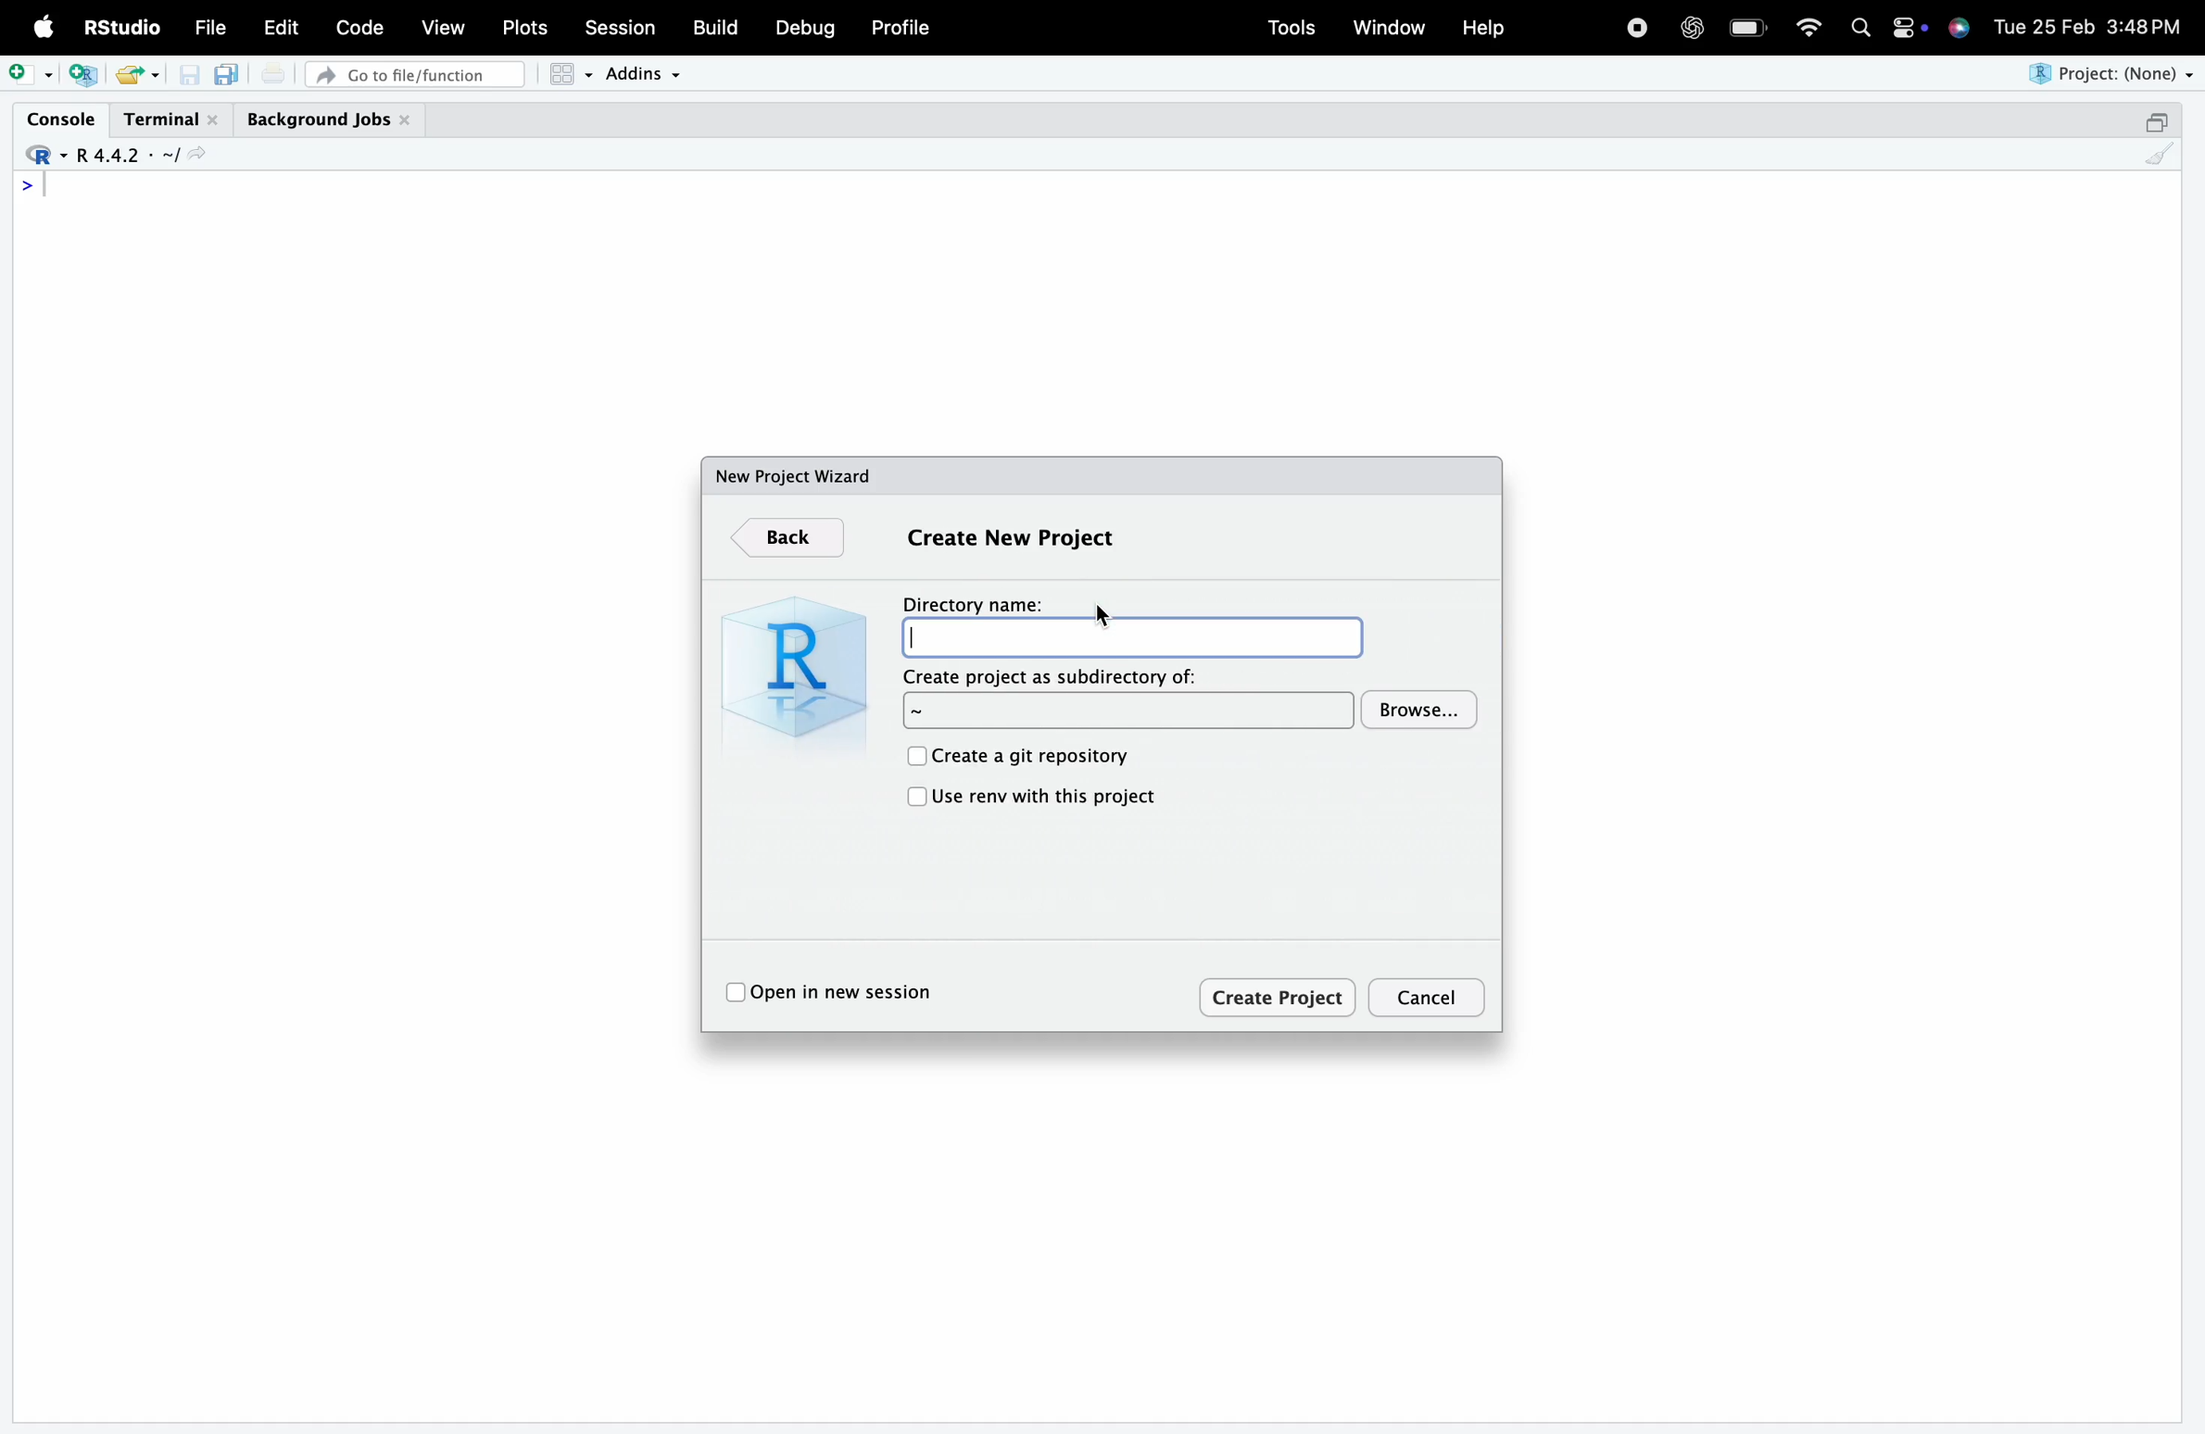 The width and height of the screenshot is (2205, 1434). What do you see at coordinates (127, 75) in the screenshot?
I see `open an existing file` at bounding box center [127, 75].